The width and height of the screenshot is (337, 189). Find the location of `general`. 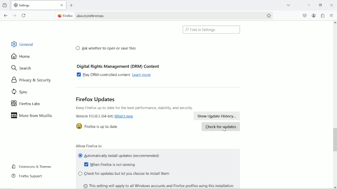

general is located at coordinates (22, 44).